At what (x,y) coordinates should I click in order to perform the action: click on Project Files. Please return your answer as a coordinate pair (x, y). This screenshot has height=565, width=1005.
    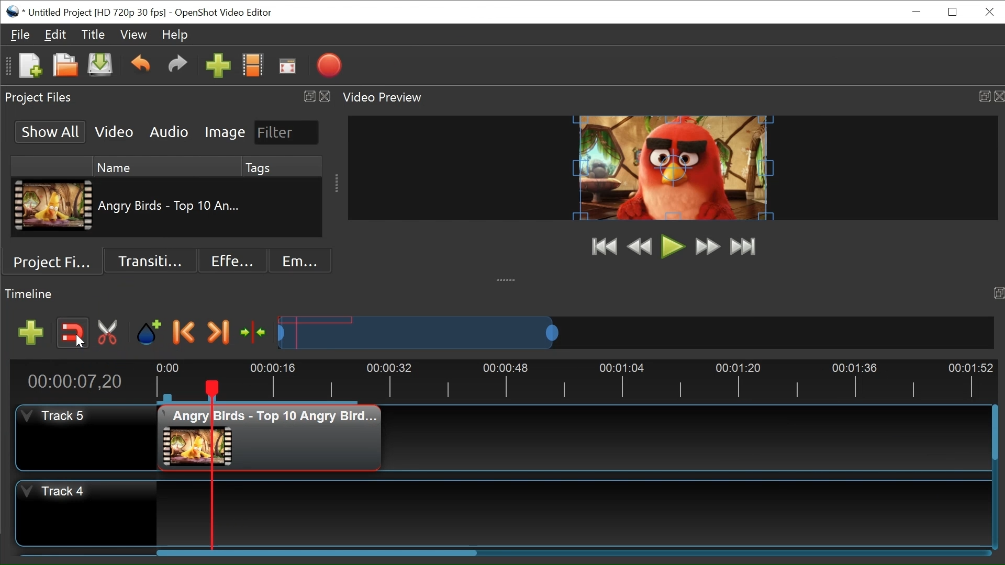
    Looking at the image, I should click on (53, 259).